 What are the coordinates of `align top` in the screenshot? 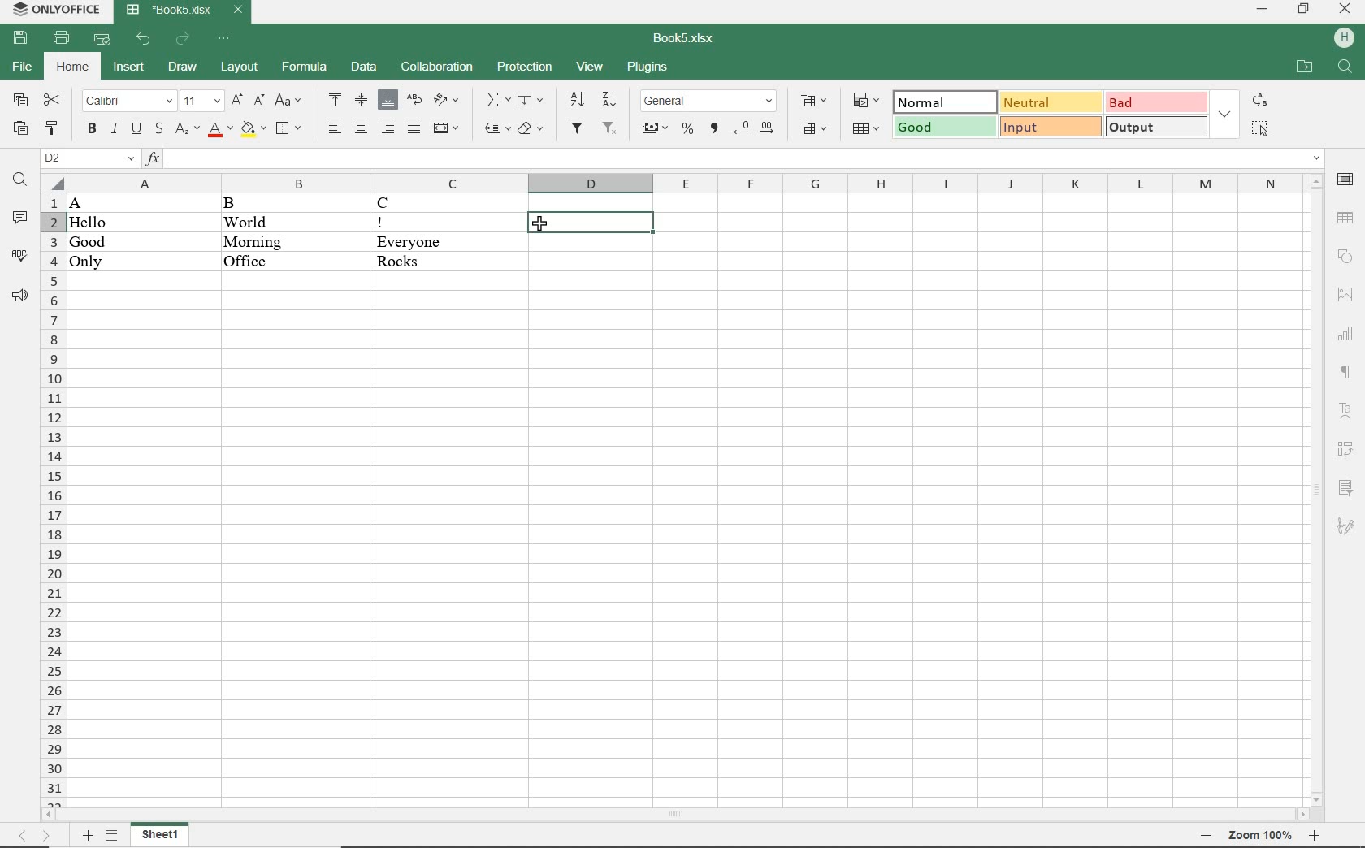 It's located at (336, 101).